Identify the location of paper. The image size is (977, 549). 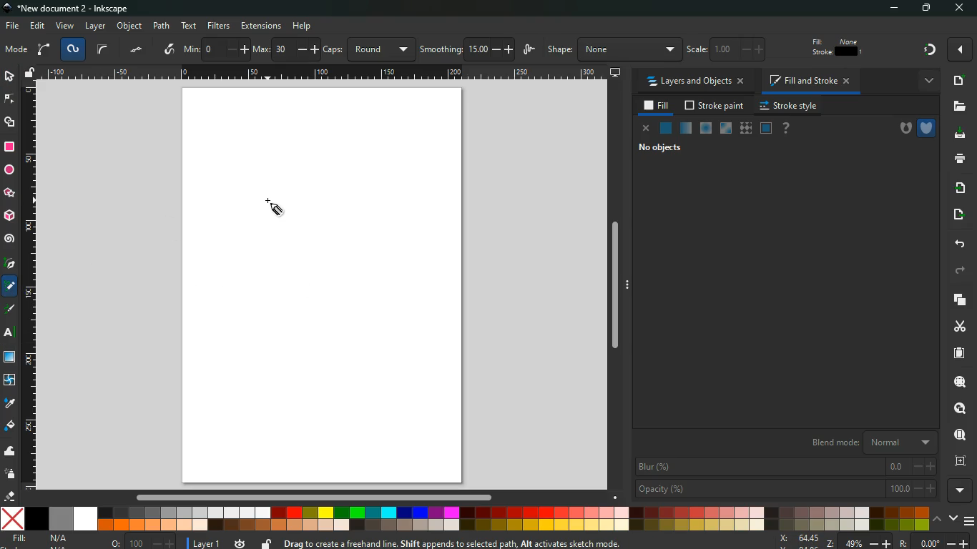
(958, 353).